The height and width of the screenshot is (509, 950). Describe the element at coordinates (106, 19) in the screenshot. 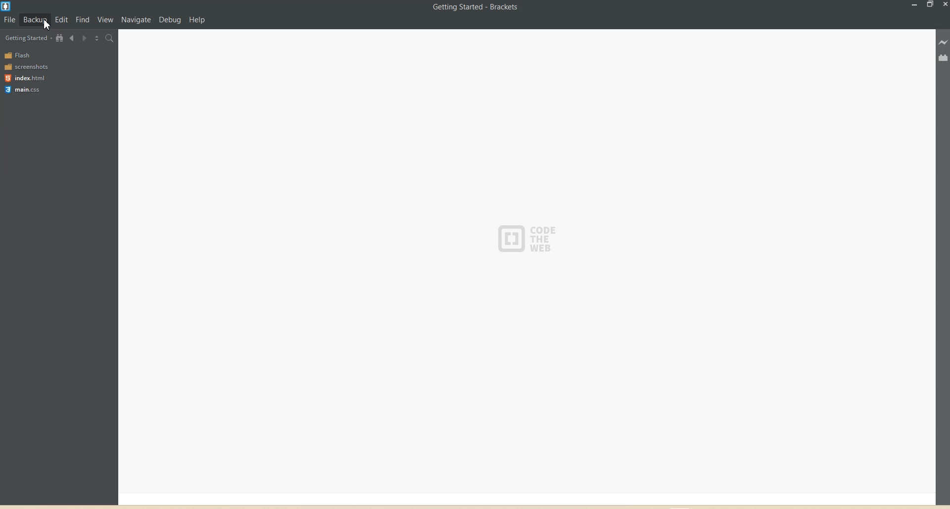

I see `View` at that location.